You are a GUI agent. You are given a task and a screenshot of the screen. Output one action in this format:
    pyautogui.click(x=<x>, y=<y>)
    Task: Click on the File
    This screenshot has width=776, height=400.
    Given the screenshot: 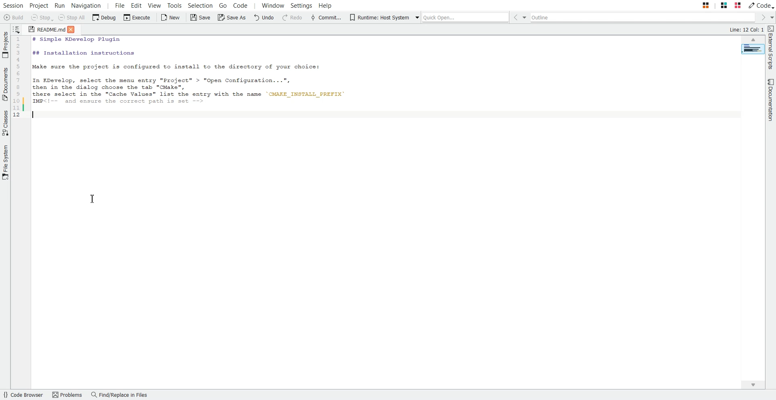 What is the action you would take?
    pyautogui.click(x=120, y=5)
    